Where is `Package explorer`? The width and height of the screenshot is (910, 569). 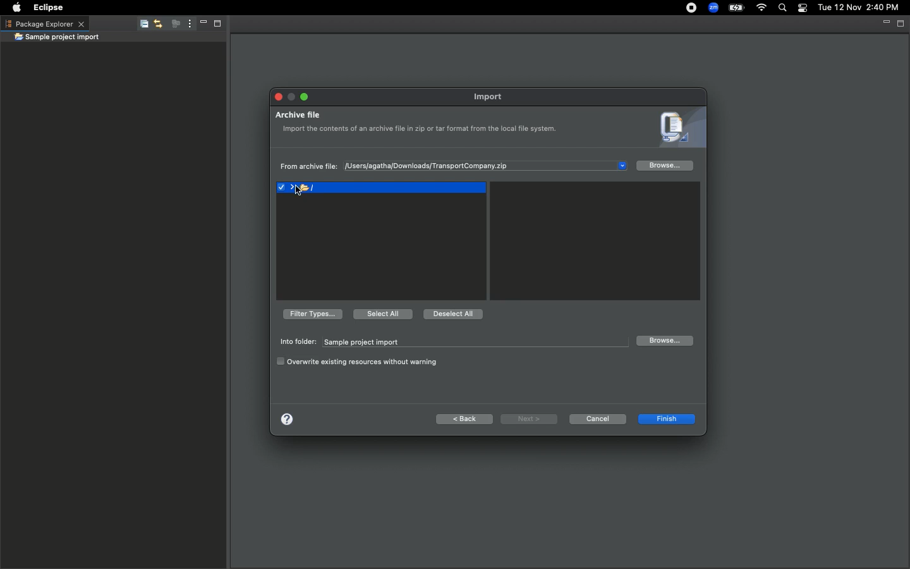 Package explorer is located at coordinates (44, 23).